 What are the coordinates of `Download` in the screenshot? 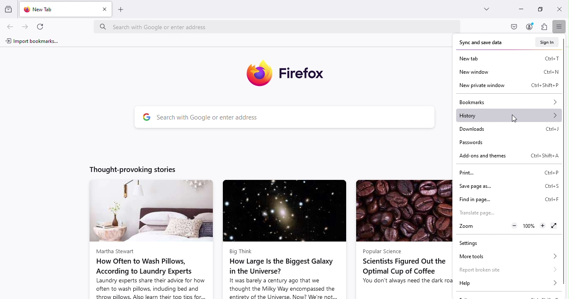 It's located at (509, 130).